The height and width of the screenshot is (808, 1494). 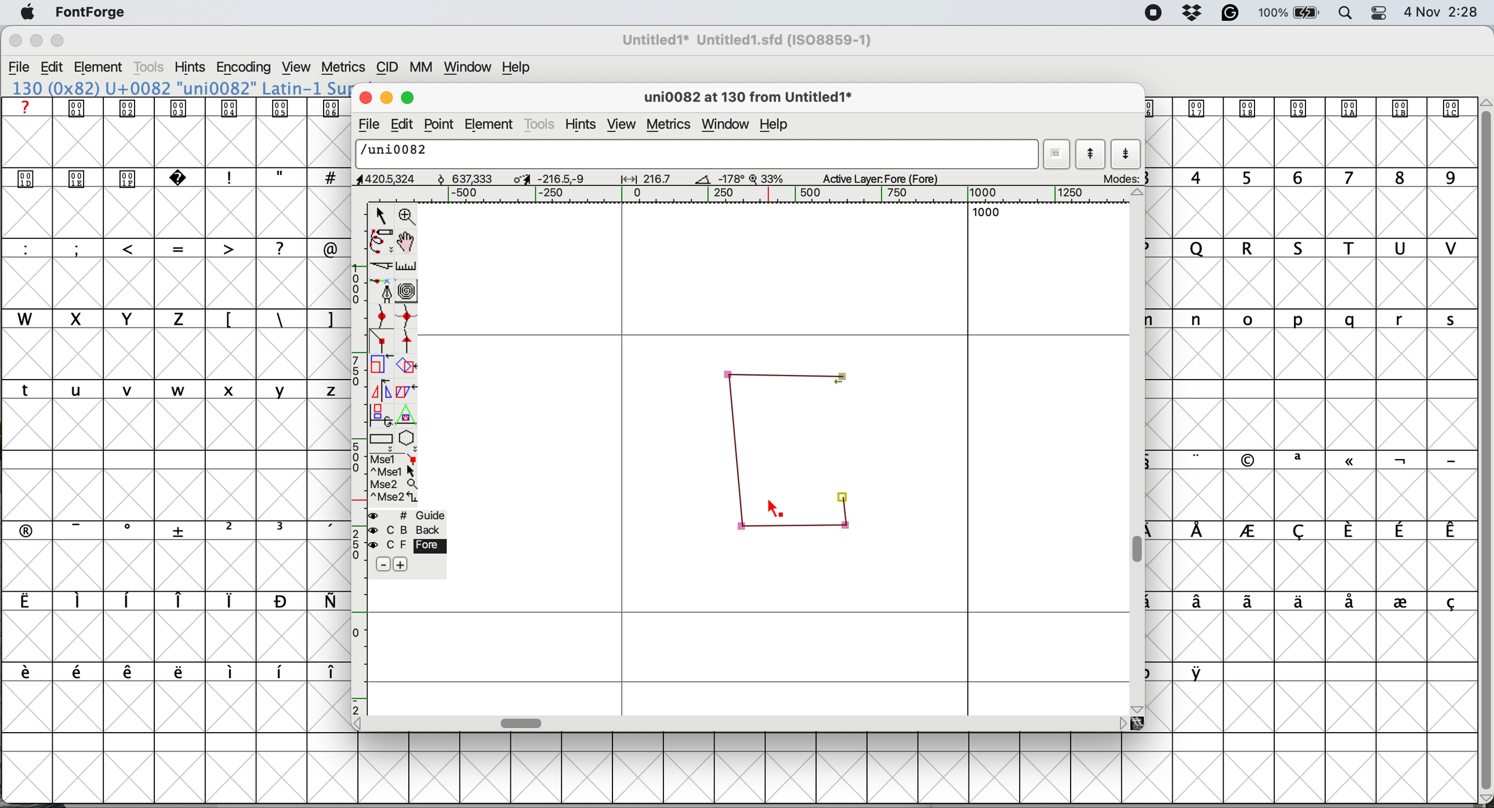 What do you see at coordinates (767, 179) in the screenshot?
I see `zoom factor` at bounding box center [767, 179].